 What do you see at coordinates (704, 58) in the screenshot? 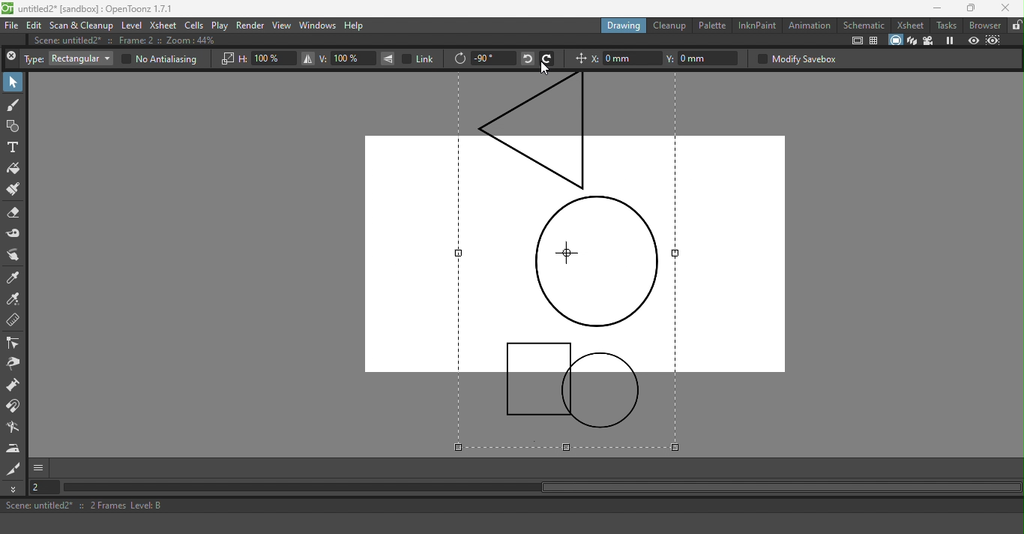
I see `Y: 0mm` at bounding box center [704, 58].